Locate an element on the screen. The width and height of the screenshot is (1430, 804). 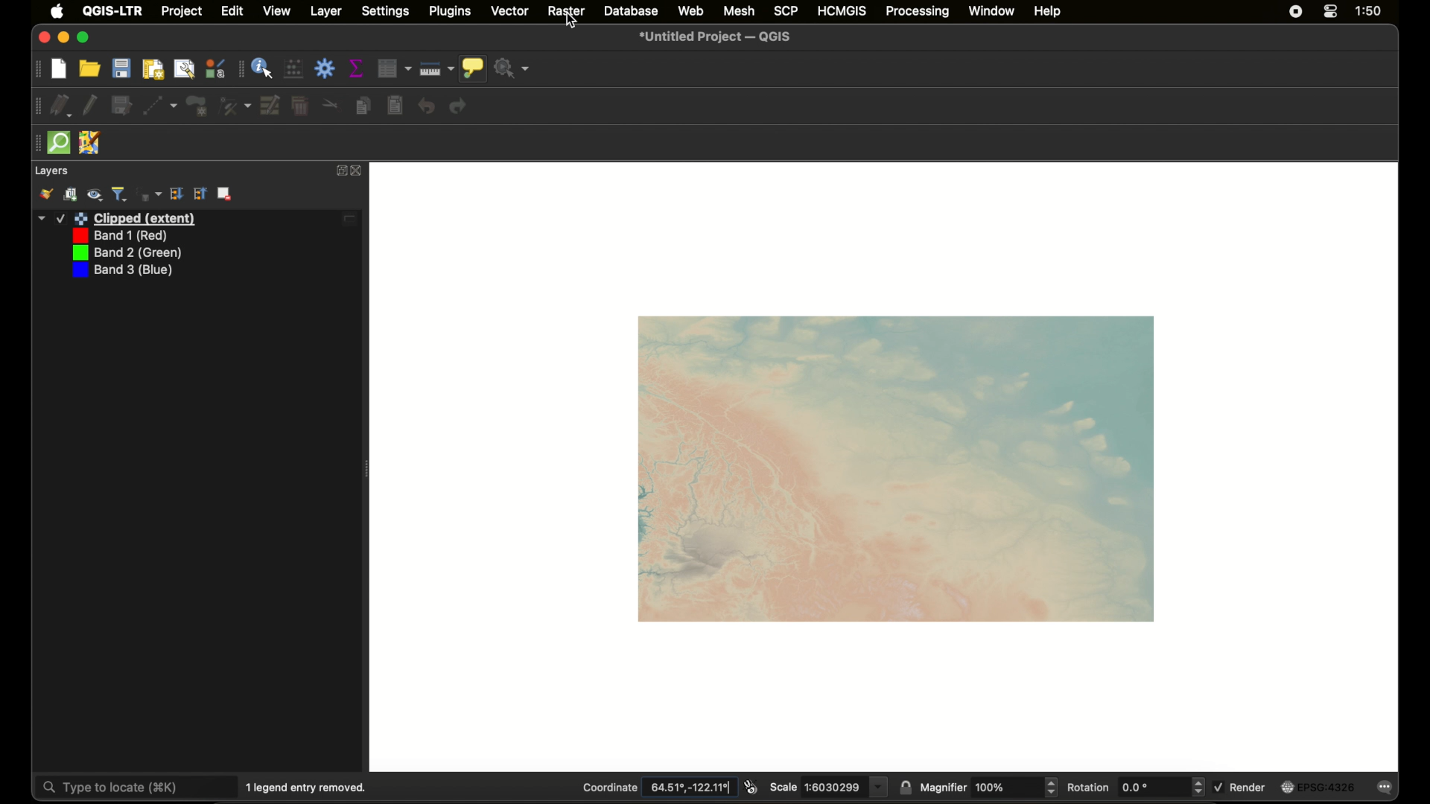
expand is located at coordinates (340, 170).